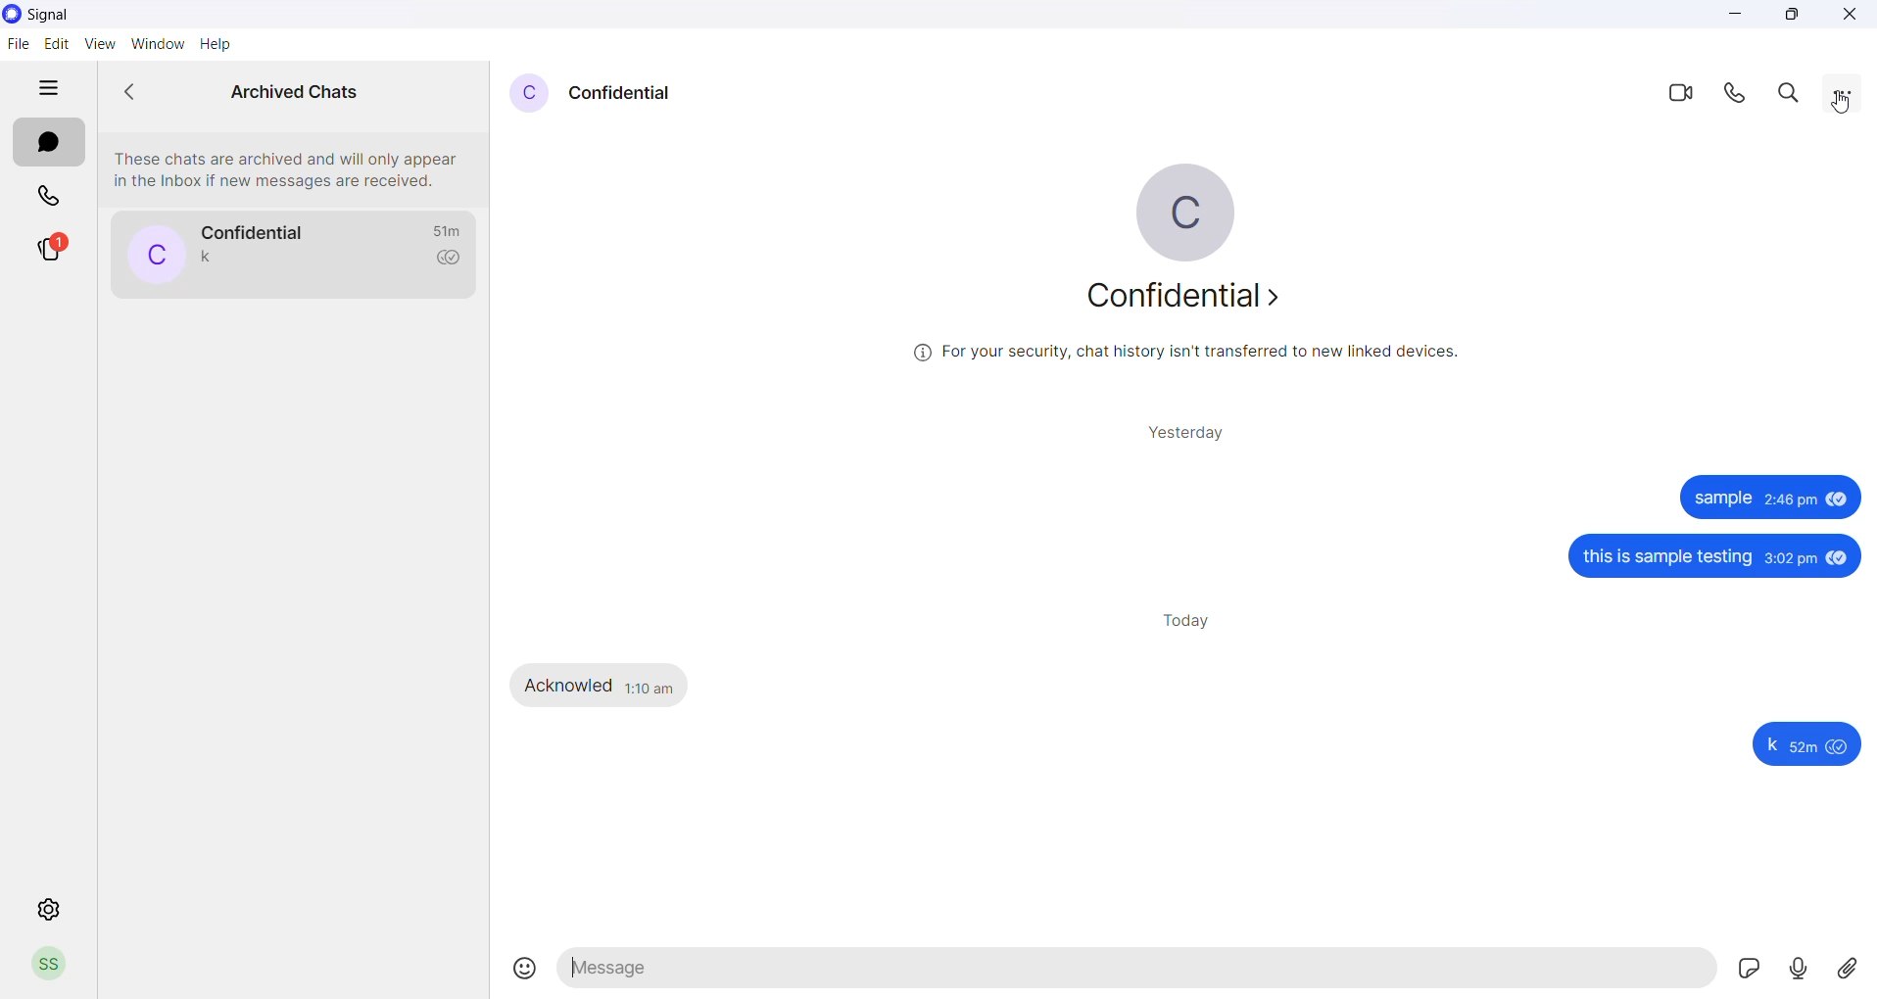 The image size is (1877, 999). I want to click on Acknowled, so click(568, 685).